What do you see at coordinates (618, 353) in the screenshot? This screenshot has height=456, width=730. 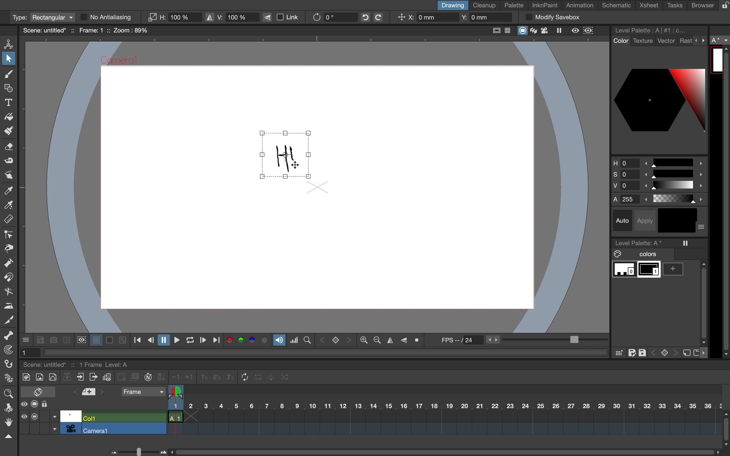 I see `click and drag color palaette` at bounding box center [618, 353].